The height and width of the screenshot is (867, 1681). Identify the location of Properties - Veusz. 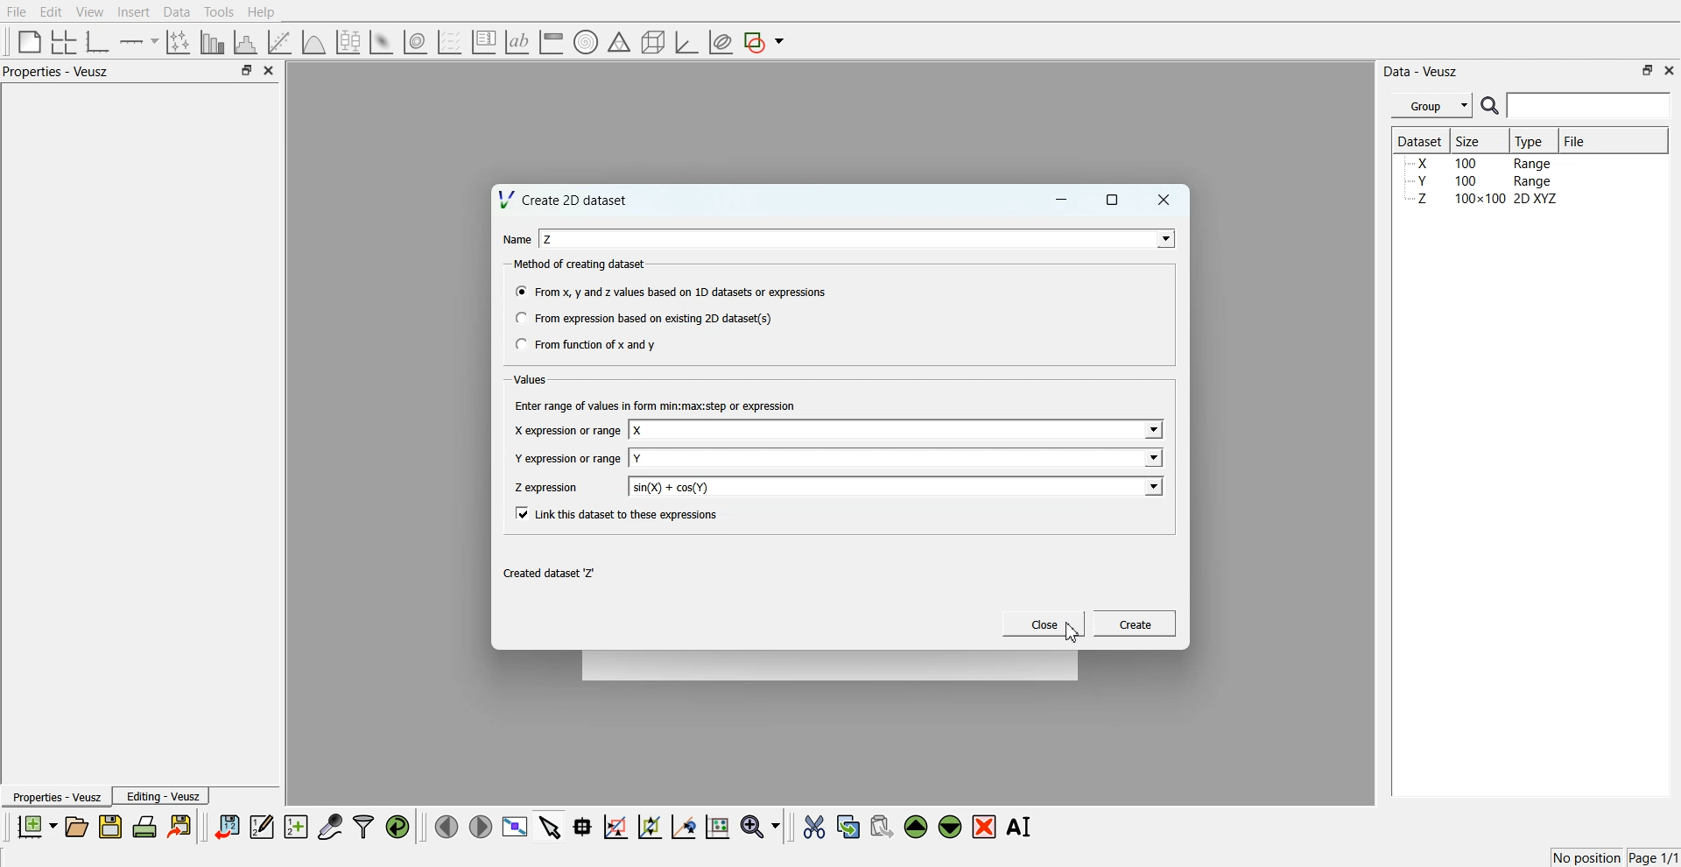
(55, 796).